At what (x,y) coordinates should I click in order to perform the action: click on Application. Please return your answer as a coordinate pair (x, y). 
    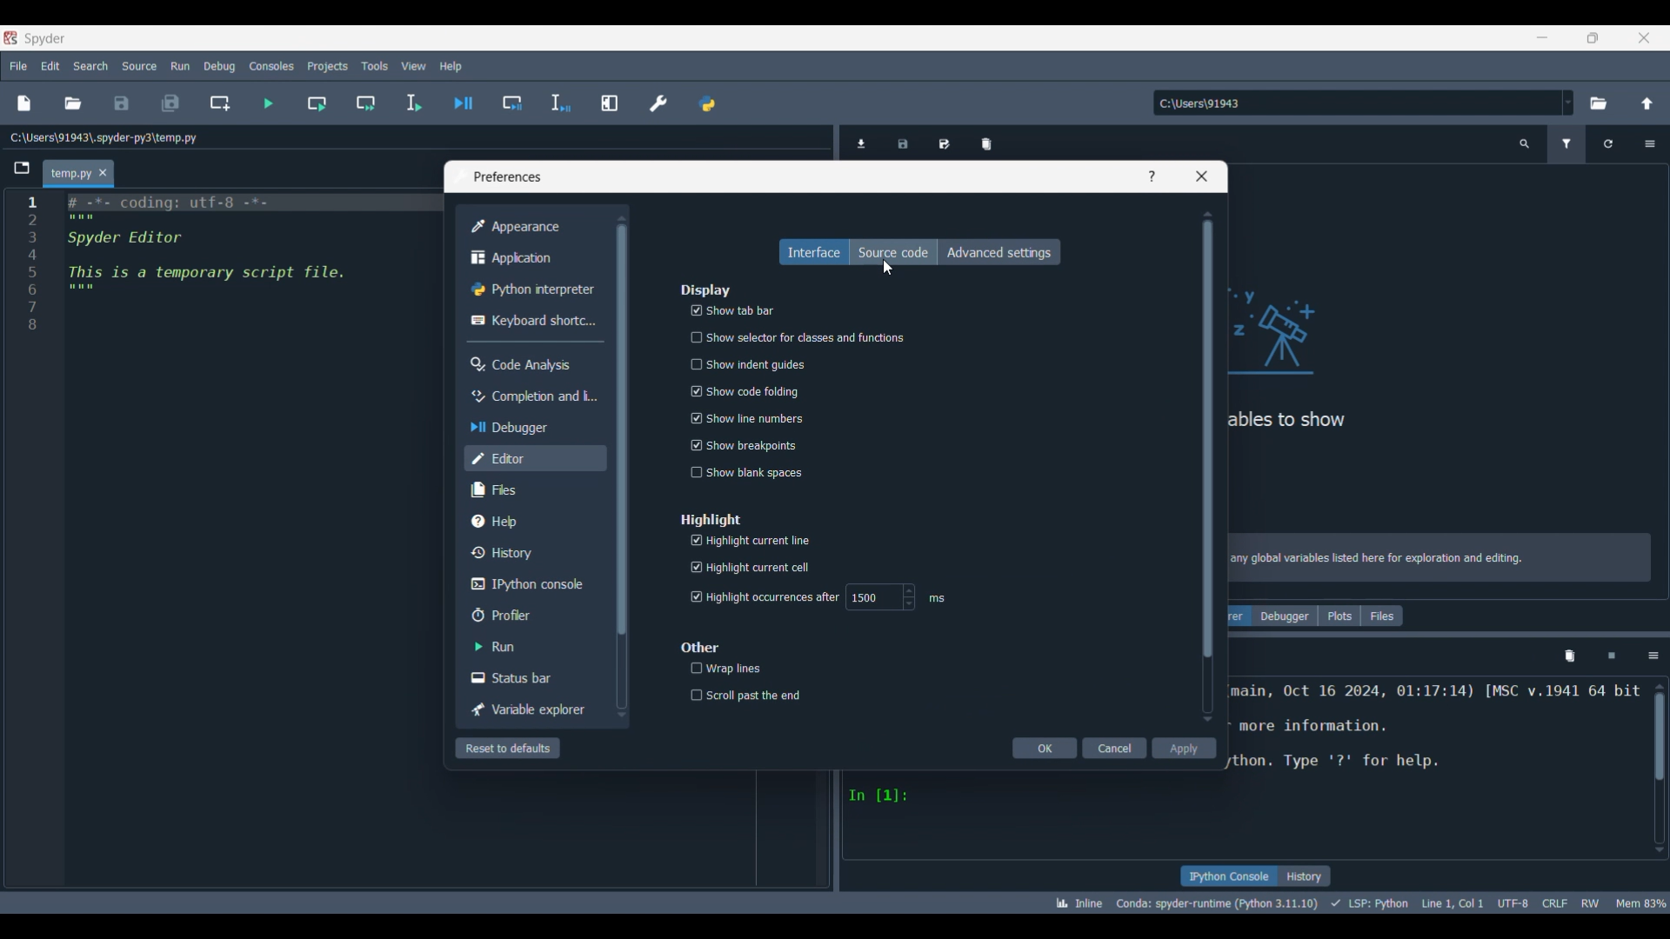
    Looking at the image, I should click on (535, 257).